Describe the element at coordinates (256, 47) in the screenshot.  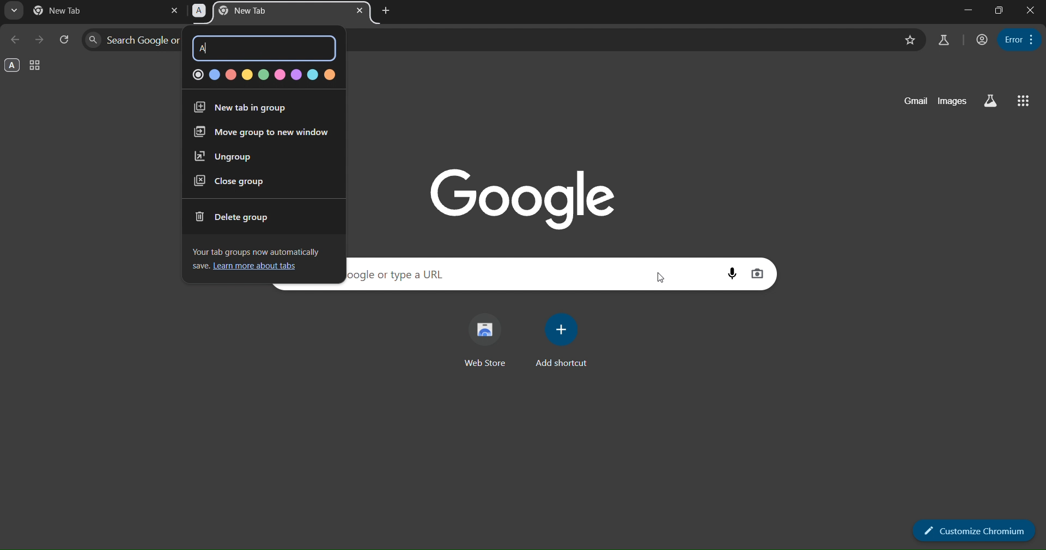
I see `A` at that location.